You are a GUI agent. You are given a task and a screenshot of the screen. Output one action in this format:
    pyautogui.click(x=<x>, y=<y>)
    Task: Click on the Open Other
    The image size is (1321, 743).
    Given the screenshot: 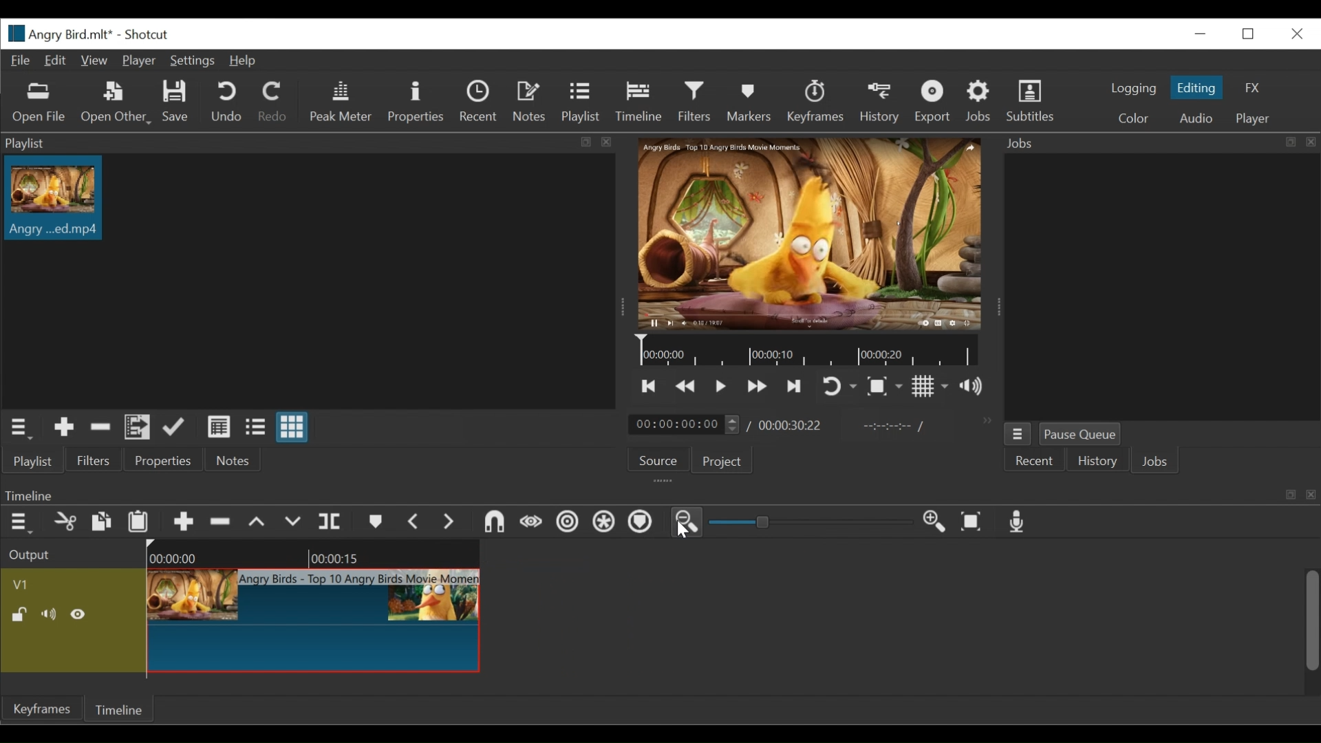 What is the action you would take?
    pyautogui.click(x=115, y=102)
    